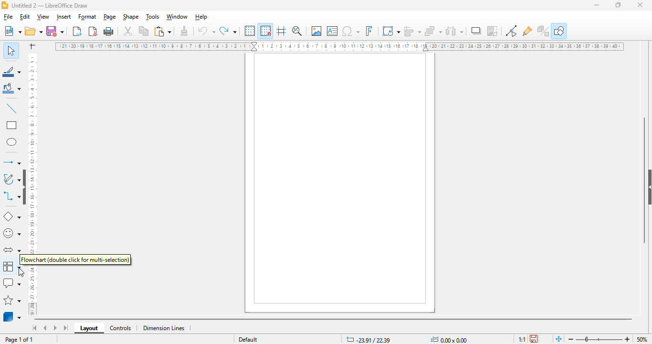 The image size is (652, 344). I want to click on edit, so click(25, 17).